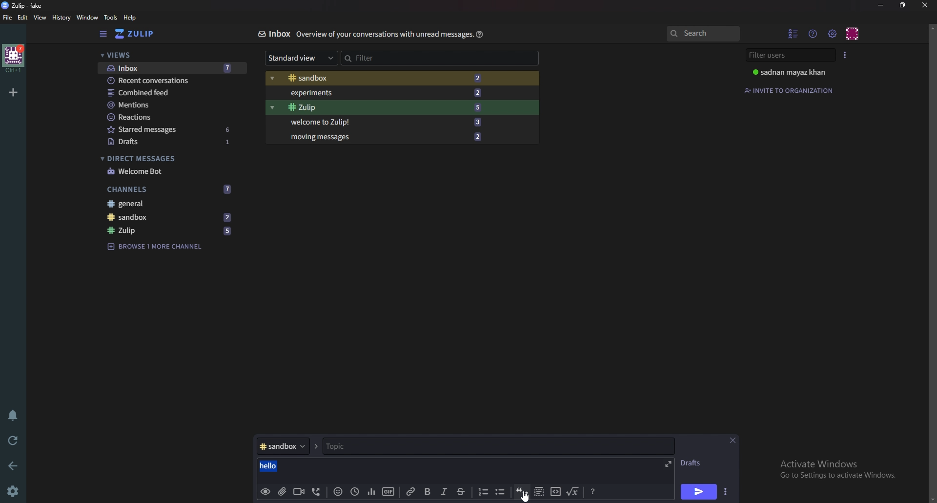 This screenshot has height=503, width=937. Describe the element at coordinates (693, 463) in the screenshot. I see `DRAFTS` at that location.